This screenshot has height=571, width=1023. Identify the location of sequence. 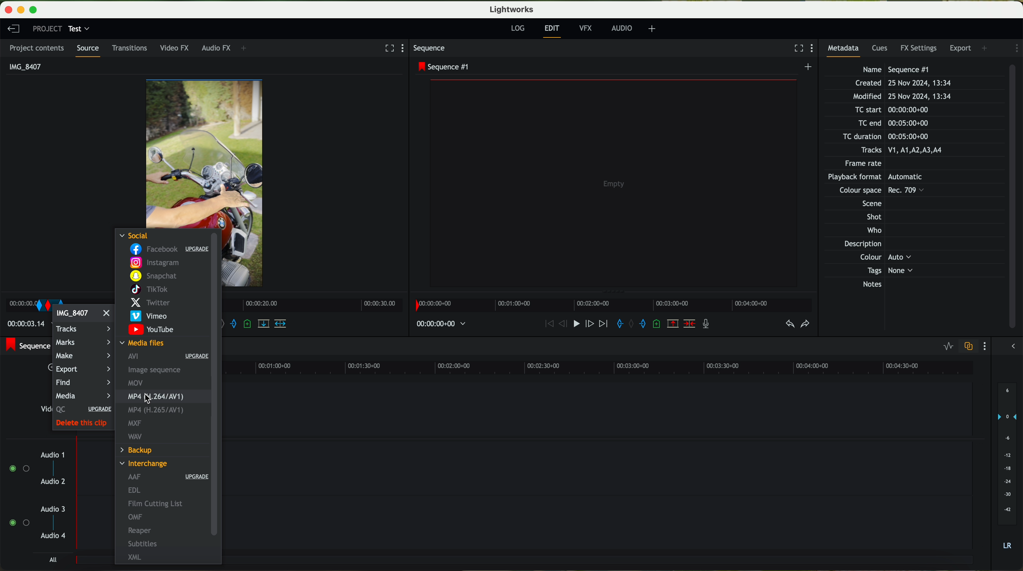
(432, 49).